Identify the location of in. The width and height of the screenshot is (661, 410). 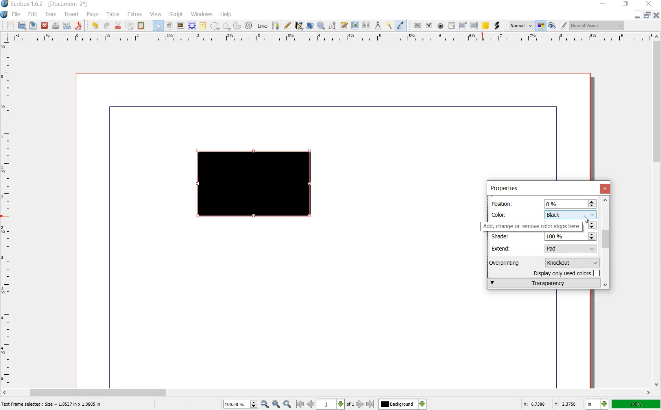
(598, 404).